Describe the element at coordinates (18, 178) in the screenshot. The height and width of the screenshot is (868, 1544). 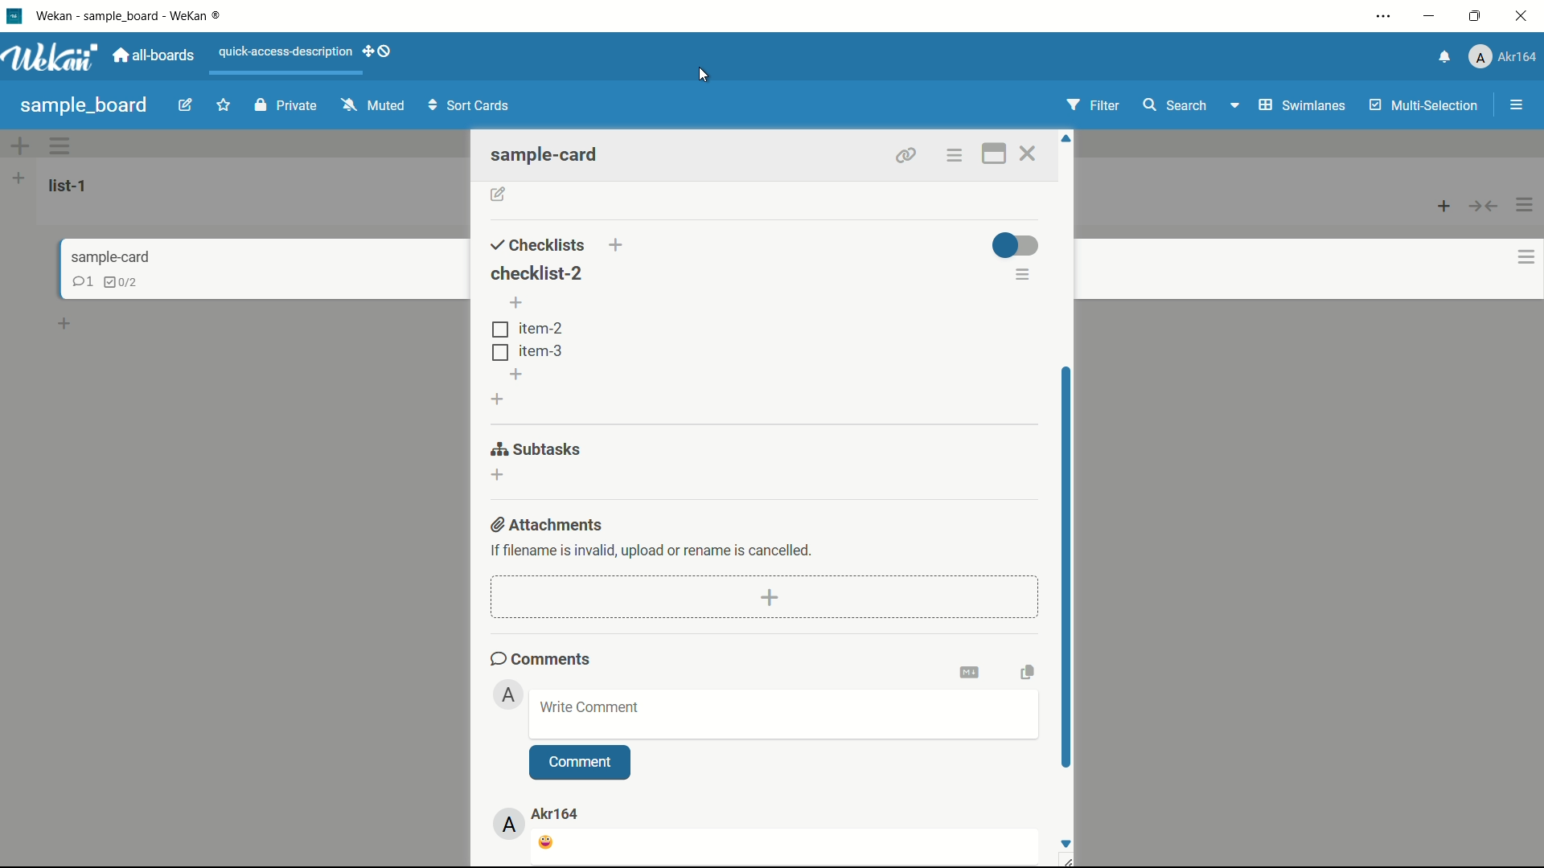
I see `add list` at that location.